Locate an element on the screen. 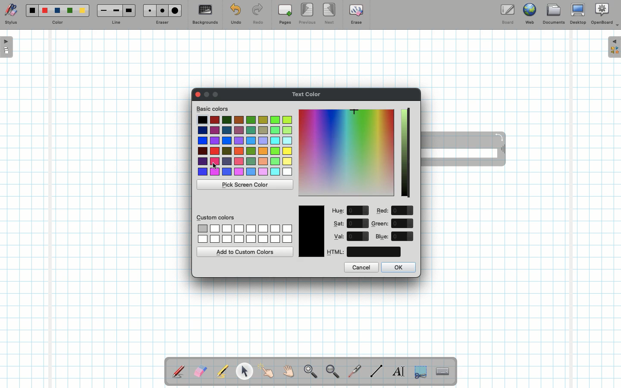 The image size is (621, 388). Custom colors is located at coordinates (245, 234).